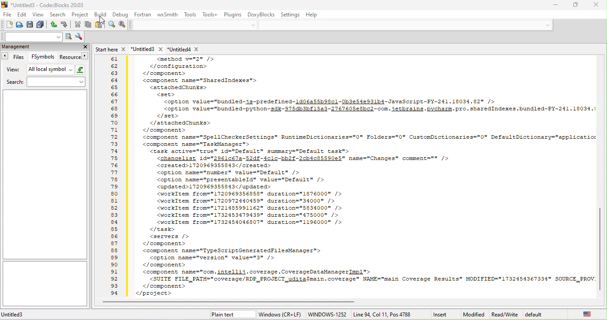 This screenshot has height=320, width=607. Describe the element at coordinates (82, 47) in the screenshot. I see `close` at that location.